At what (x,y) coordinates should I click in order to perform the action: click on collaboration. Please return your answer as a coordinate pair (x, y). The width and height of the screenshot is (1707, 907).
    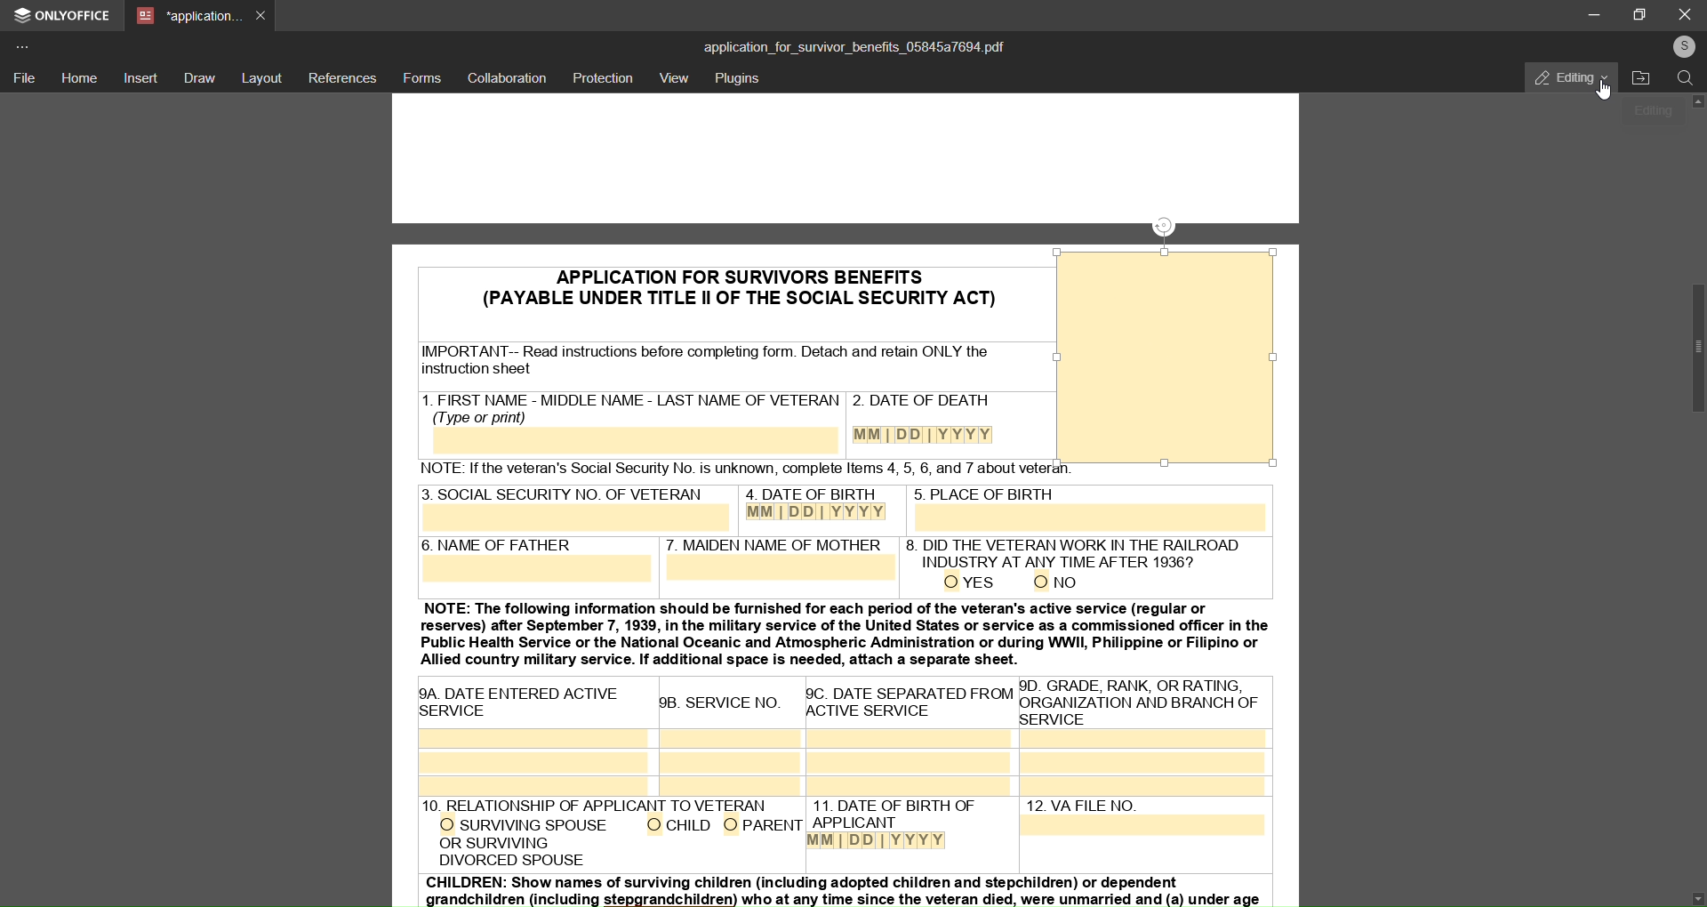
    Looking at the image, I should click on (506, 78).